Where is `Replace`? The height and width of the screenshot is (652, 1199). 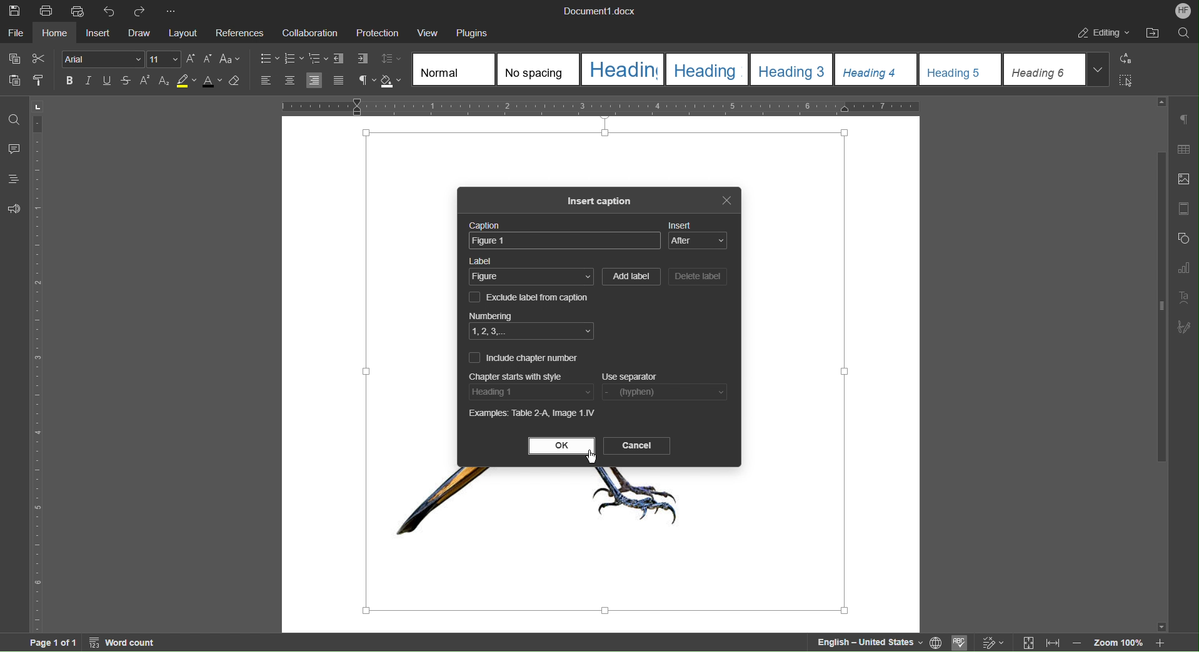
Replace is located at coordinates (1125, 59).